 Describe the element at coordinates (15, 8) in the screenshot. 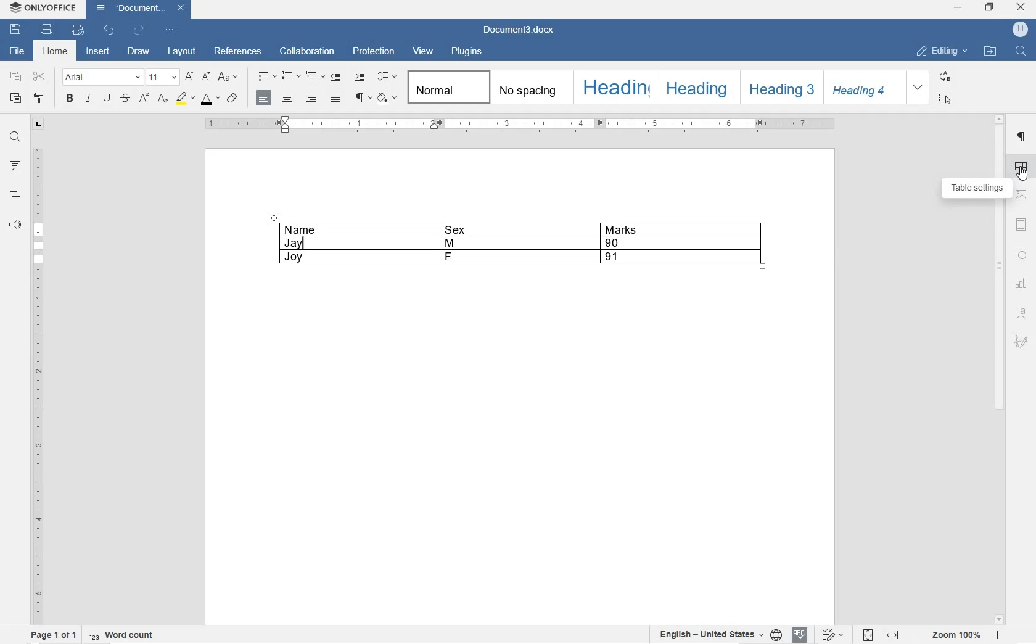

I see `system logo` at that location.